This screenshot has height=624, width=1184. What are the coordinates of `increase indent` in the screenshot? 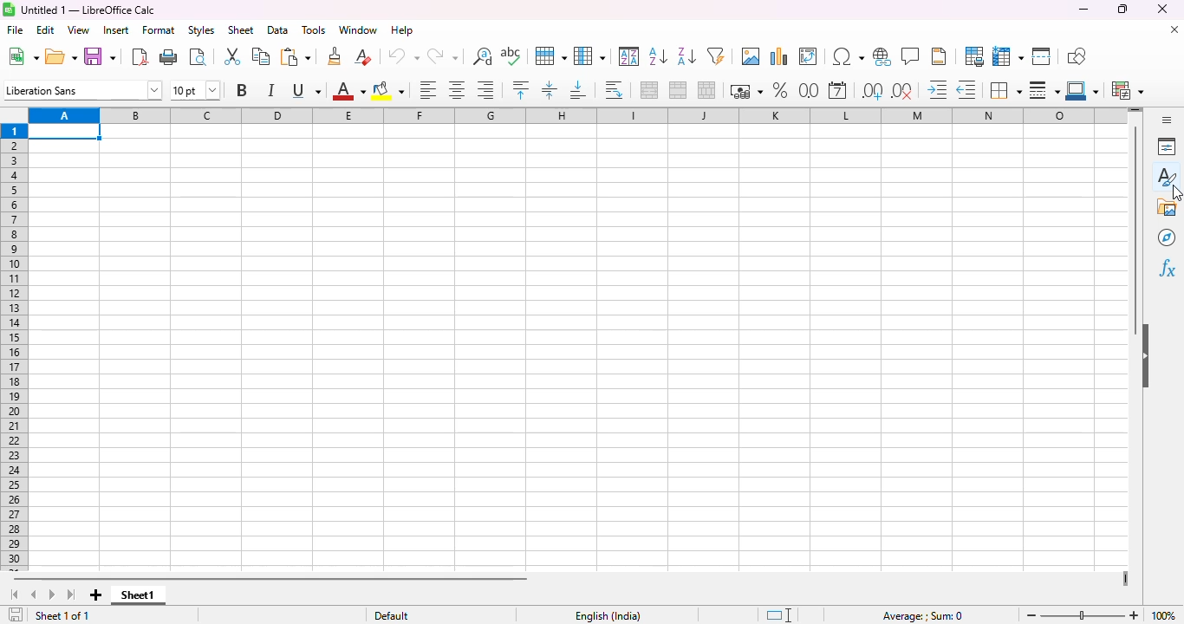 It's located at (936, 89).